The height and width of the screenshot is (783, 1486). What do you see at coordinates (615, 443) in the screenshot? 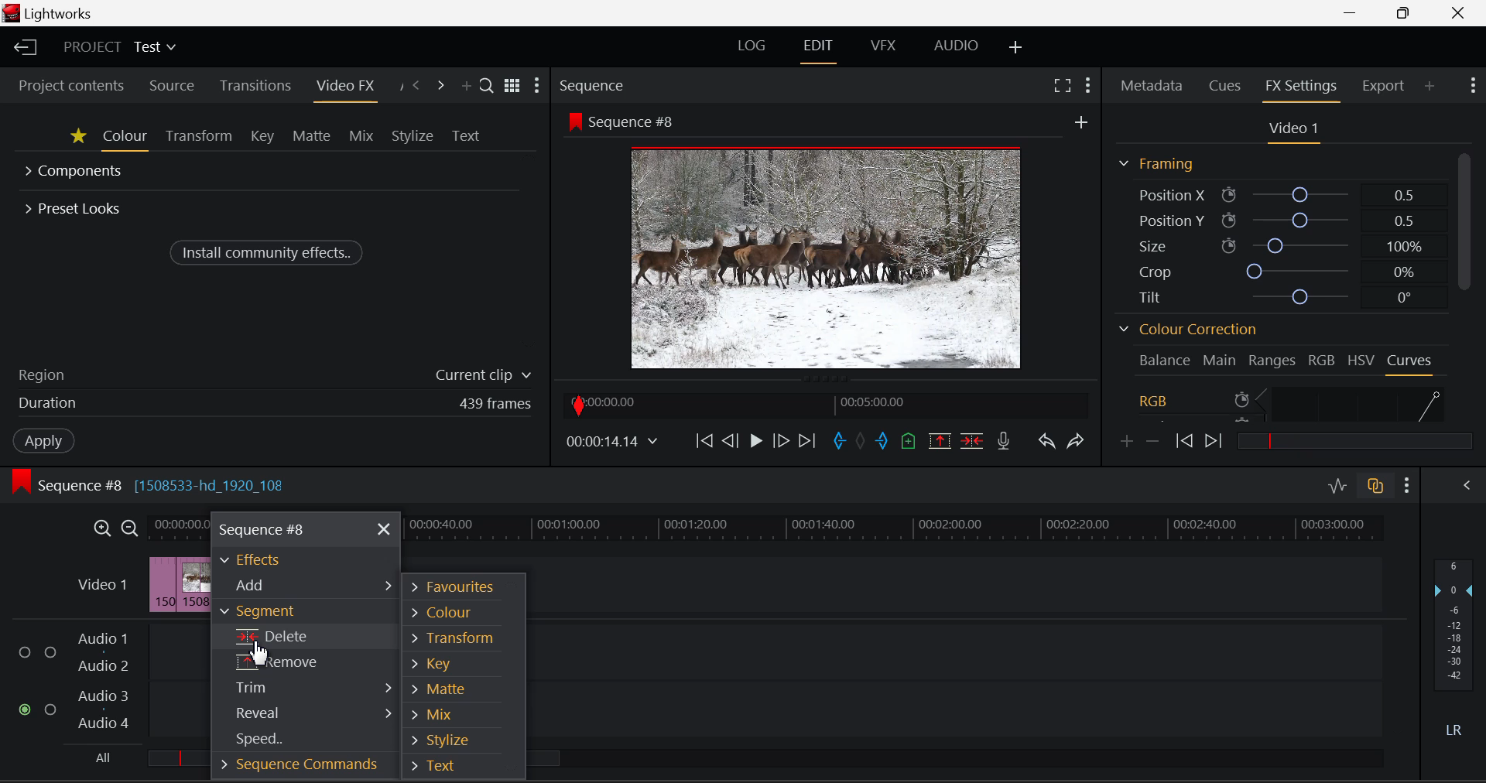
I see `Frame time` at bounding box center [615, 443].